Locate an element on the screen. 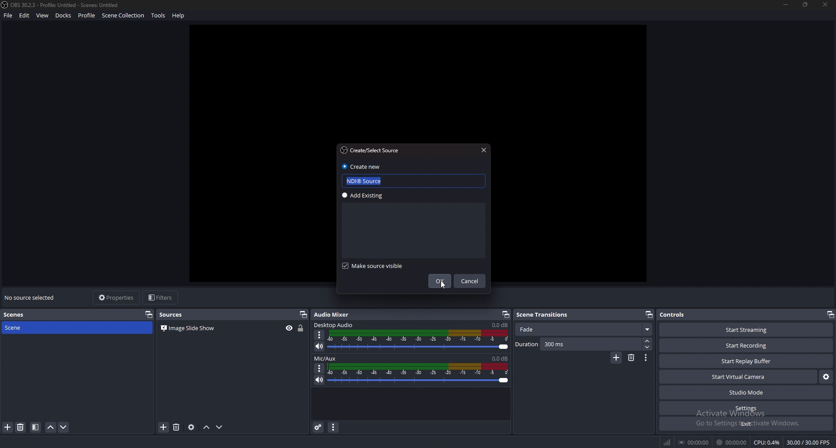  cpu is located at coordinates (767, 442).